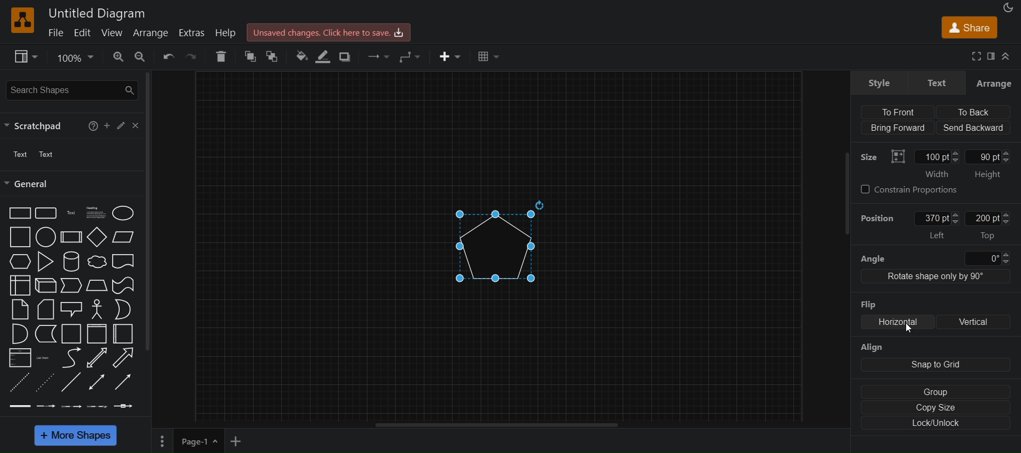 This screenshot has width=1021, height=453. What do you see at coordinates (166, 58) in the screenshot?
I see `undo` at bounding box center [166, 58].